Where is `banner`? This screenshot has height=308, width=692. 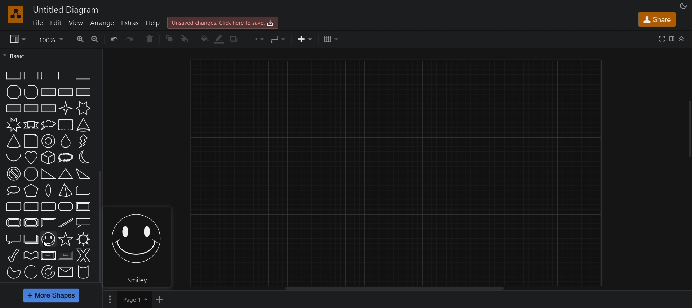
banner is located at coordinates (31, 125).